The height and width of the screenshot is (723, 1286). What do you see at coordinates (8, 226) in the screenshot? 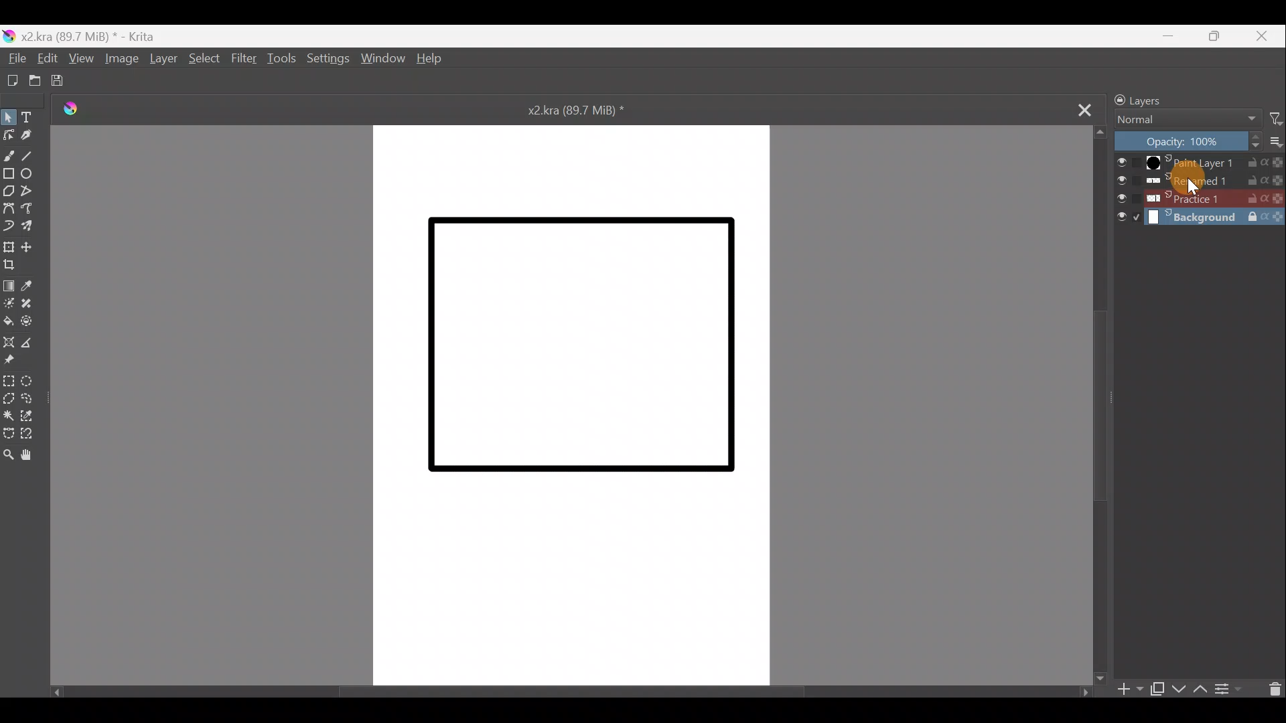
I see `Dynamic brush tool` at bounding box center [8, 226].